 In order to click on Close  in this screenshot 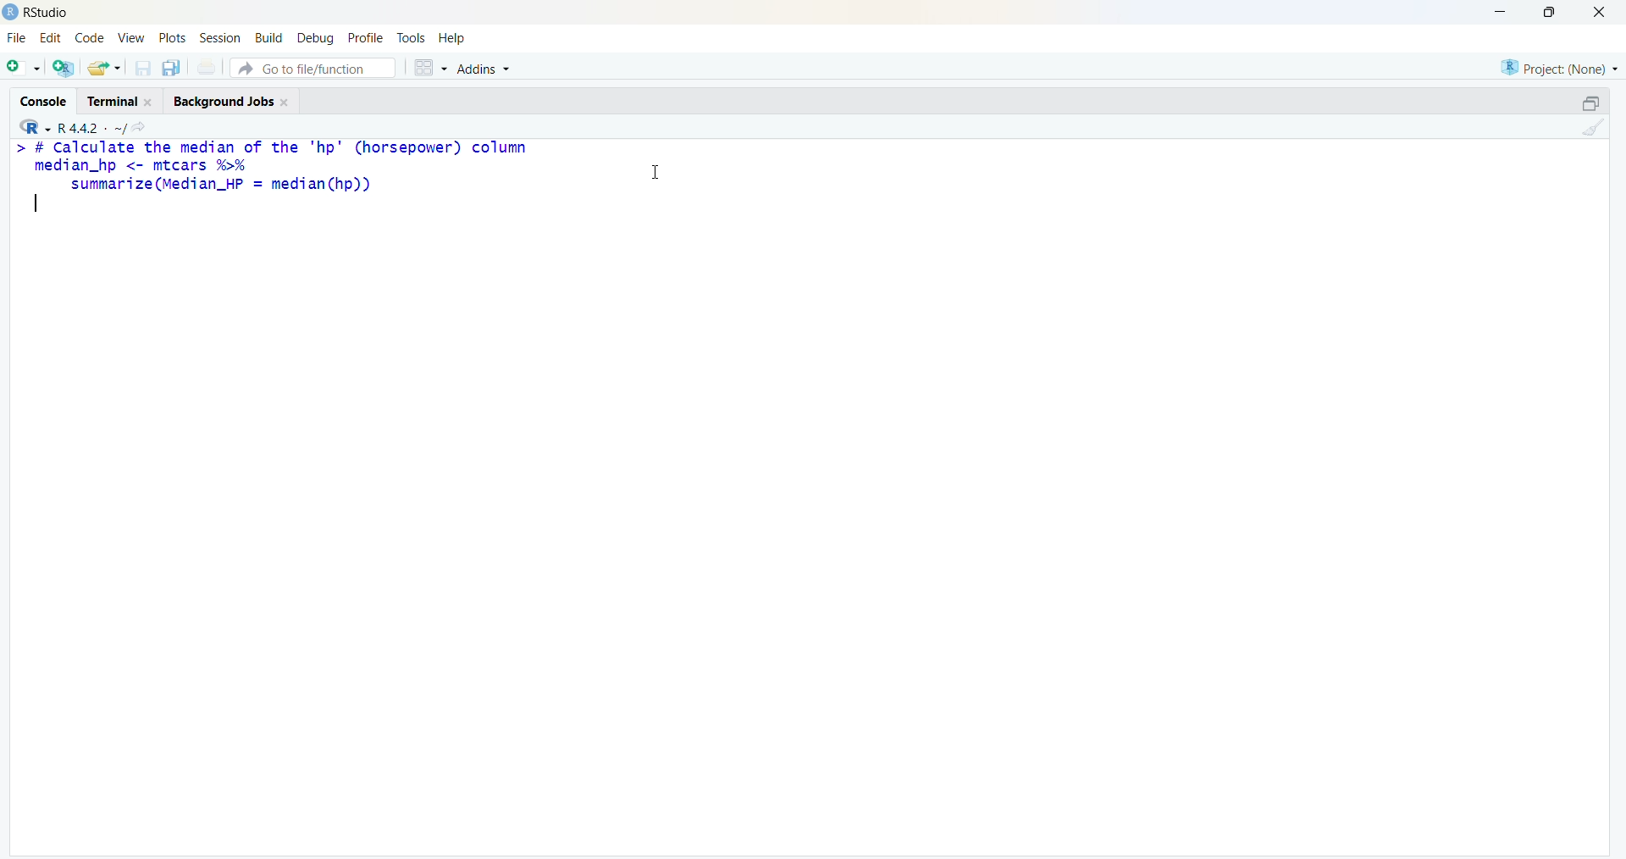, I will do `click(150, 102)`.